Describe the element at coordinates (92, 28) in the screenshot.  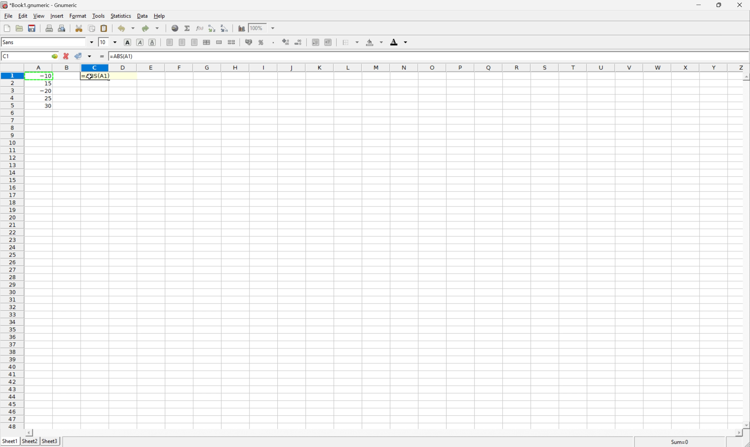
I see `Copy the selection` at that location.